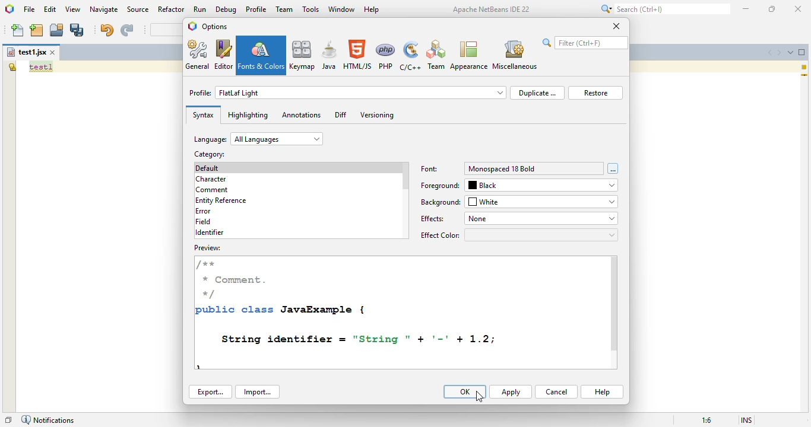 This screenshot has height=427, width=811. What do you see at coordinates (512, 391) in the screenshot?
I see `apply` at bounding box center [512, 391].